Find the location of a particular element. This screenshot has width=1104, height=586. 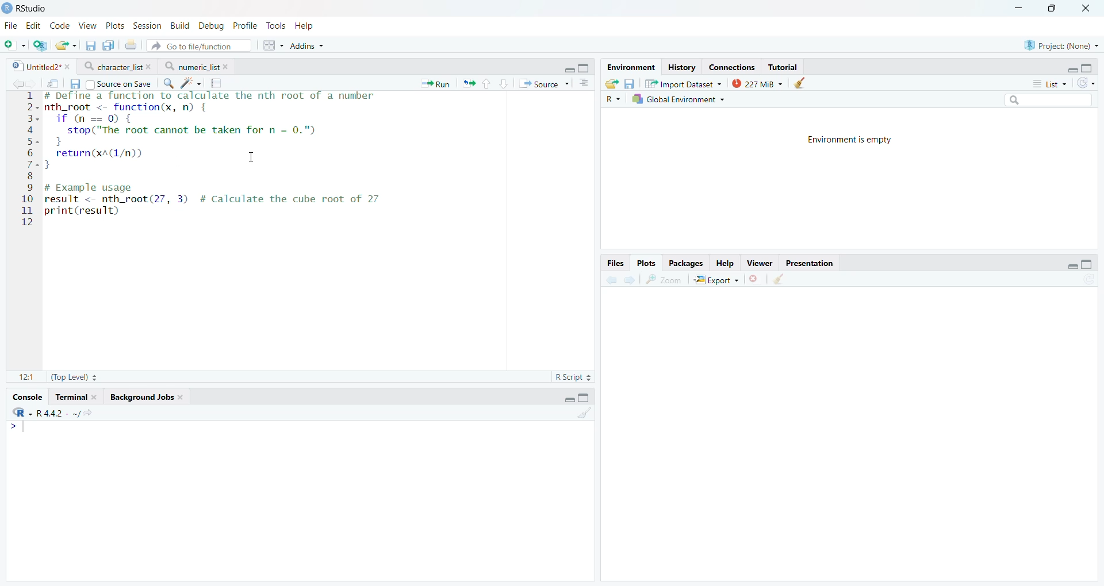

Search is located at coordinates (1047, 100).